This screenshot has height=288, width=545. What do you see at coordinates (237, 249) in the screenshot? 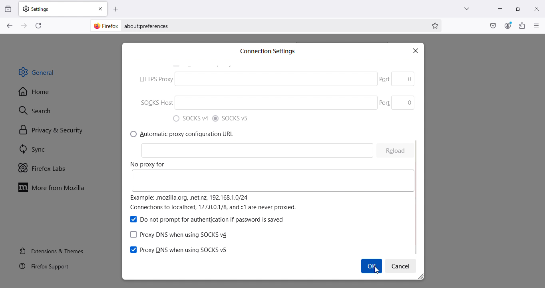
I see `(Configure how Firefox connects to the internet` at bounding box center [237, 249].